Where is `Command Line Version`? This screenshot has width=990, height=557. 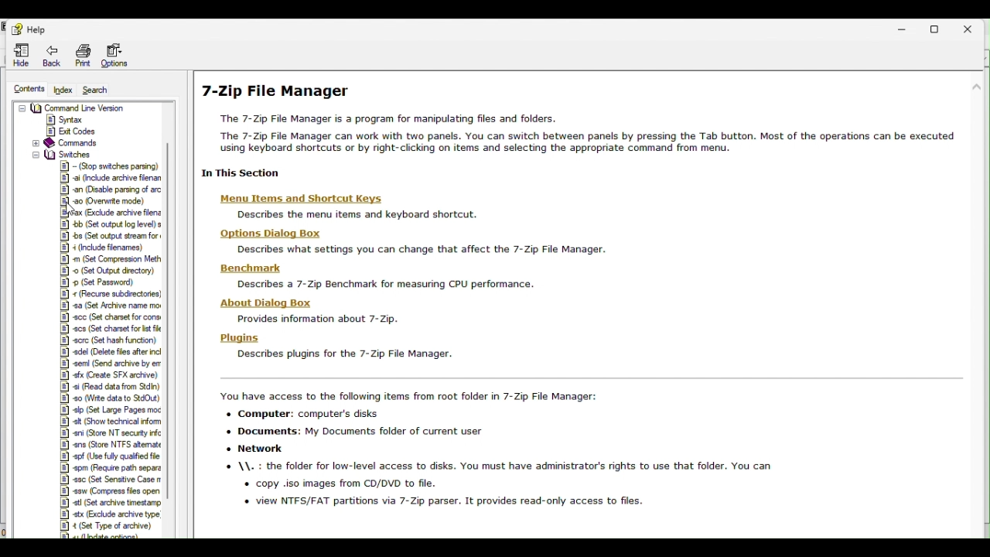 Command Line Version is located at coordinates (94, 107).